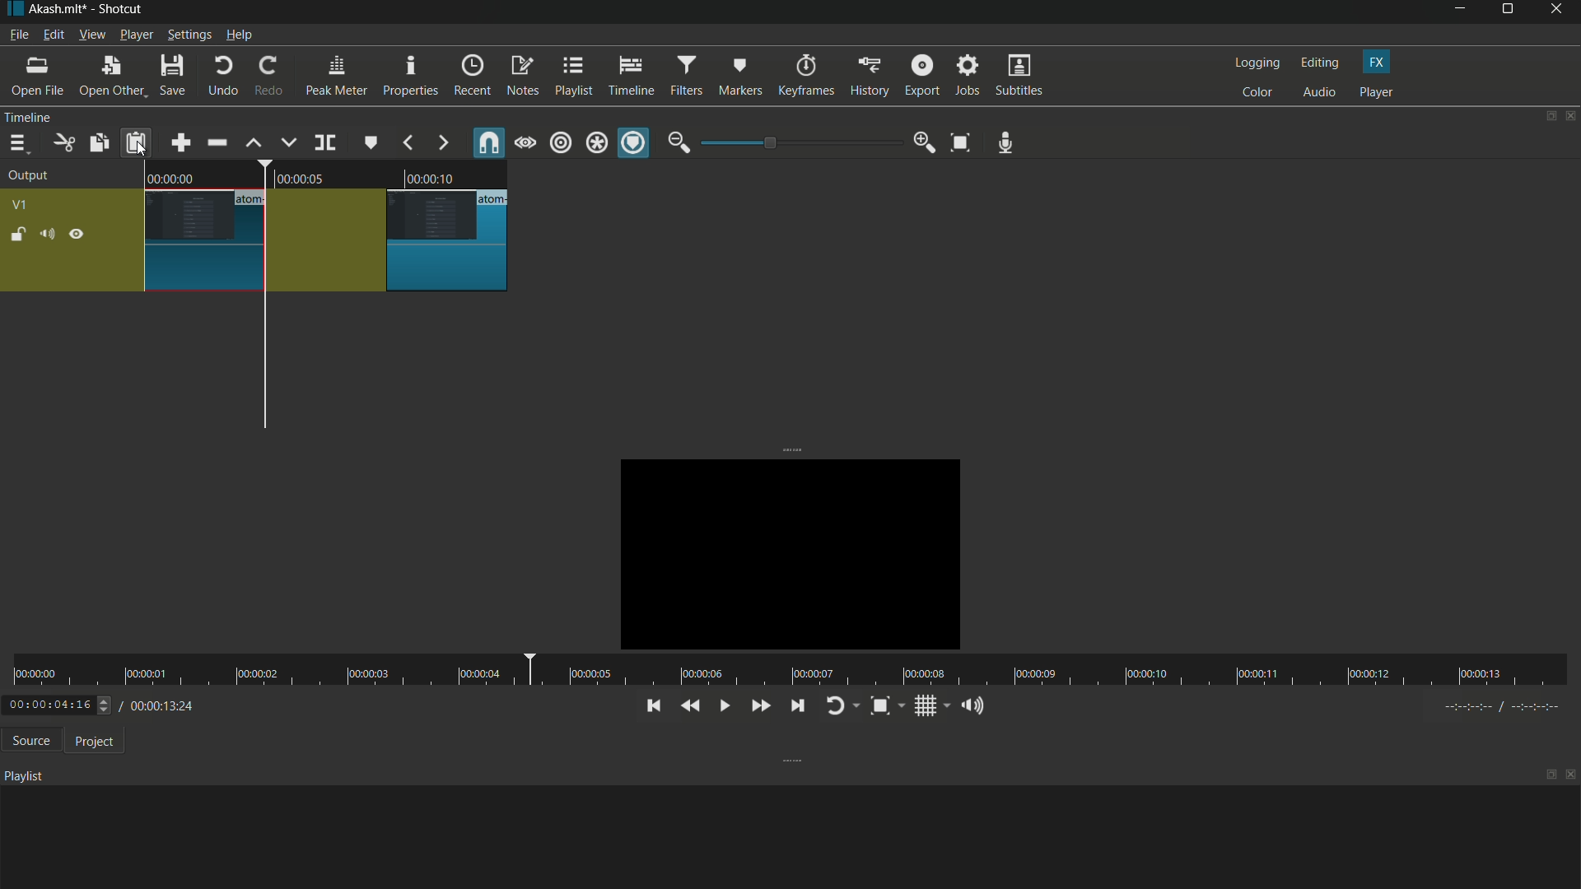 Image resolution: width=1581 pixels, height=889 pixels. I want to click on v1, so click(19, 206).